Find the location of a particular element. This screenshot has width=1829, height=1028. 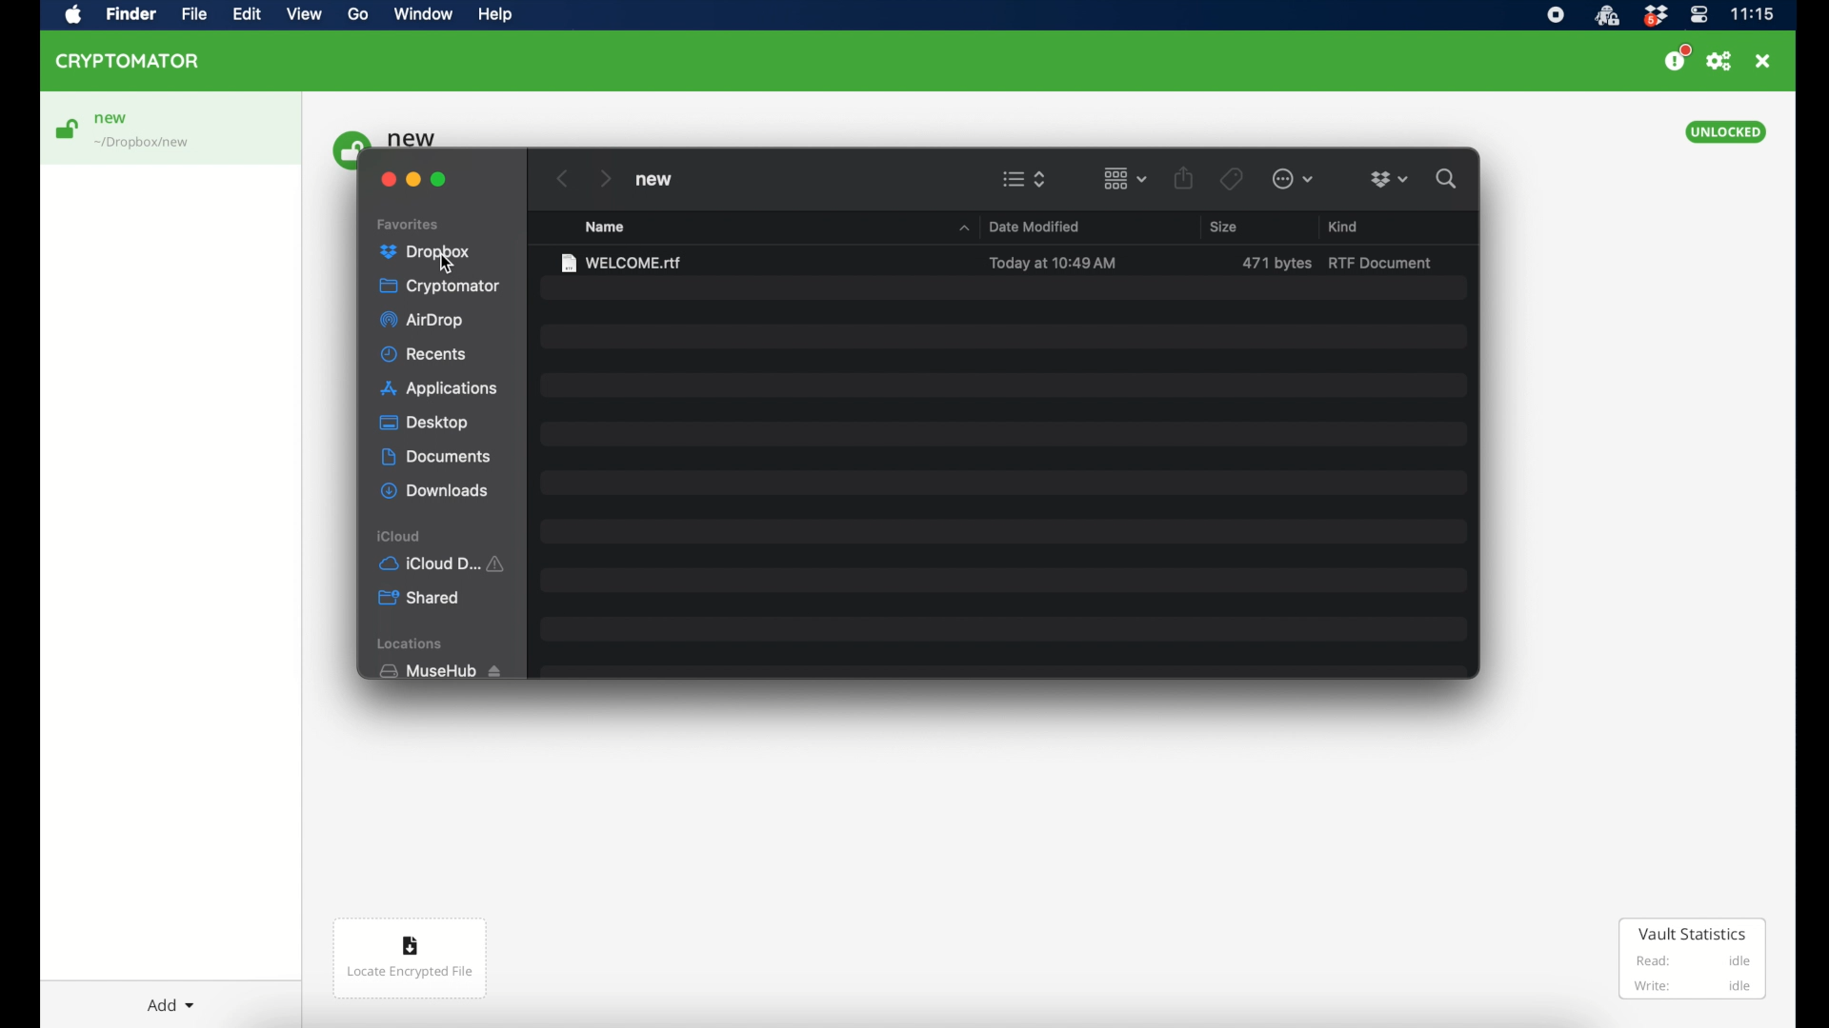

go is located at coordinates (359, 14).